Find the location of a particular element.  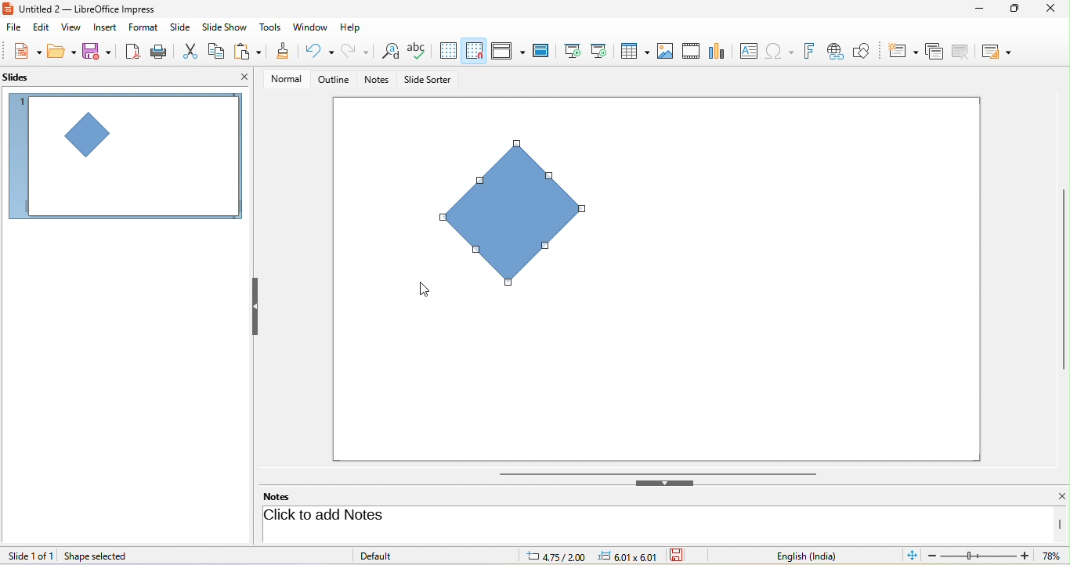

delete slide is located at coordinates (965, 52).